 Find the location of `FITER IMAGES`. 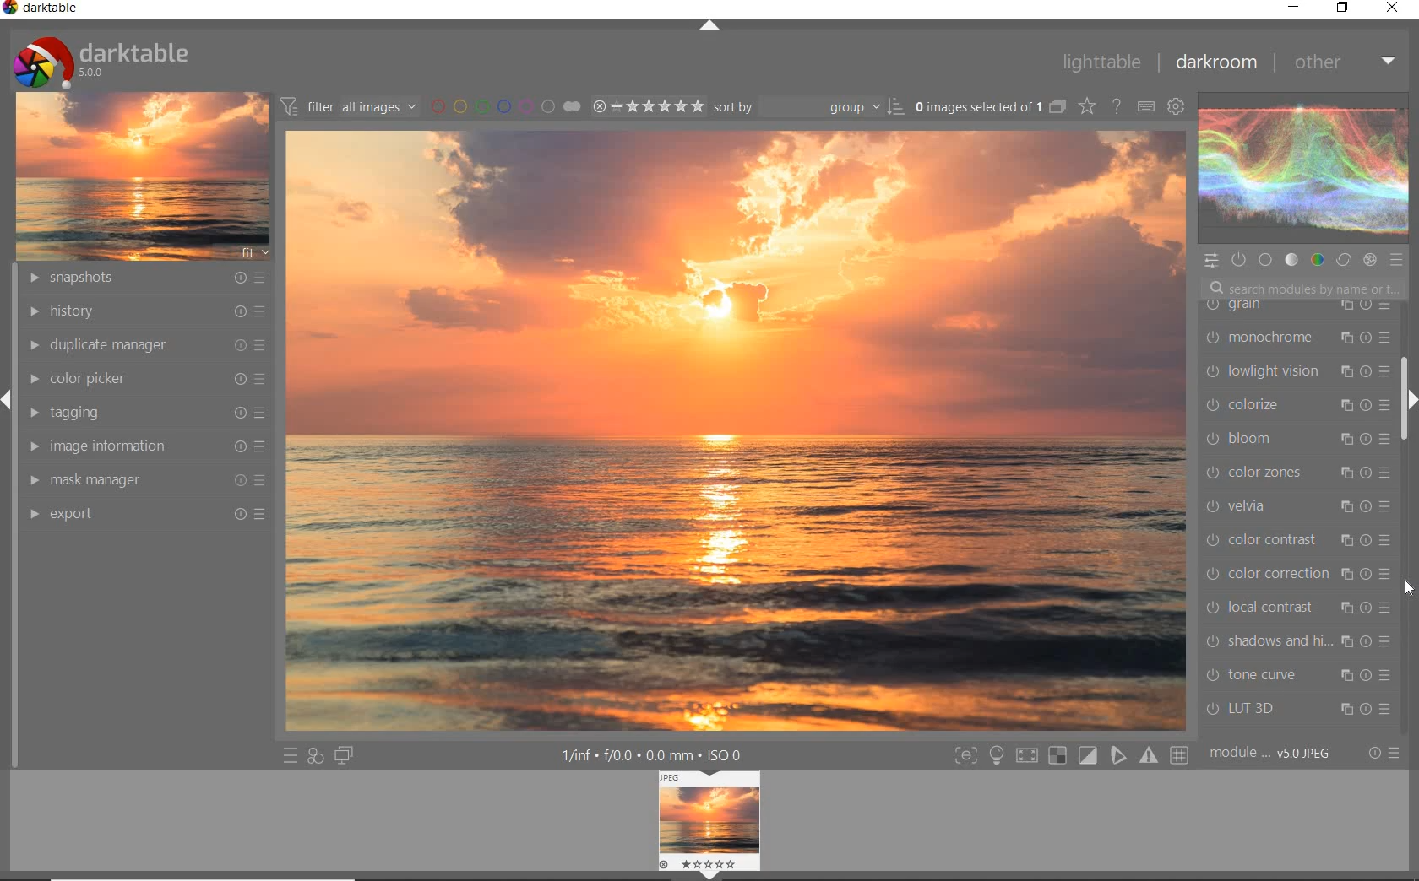

FITER IMAGES is located at coordinates (348, 105).